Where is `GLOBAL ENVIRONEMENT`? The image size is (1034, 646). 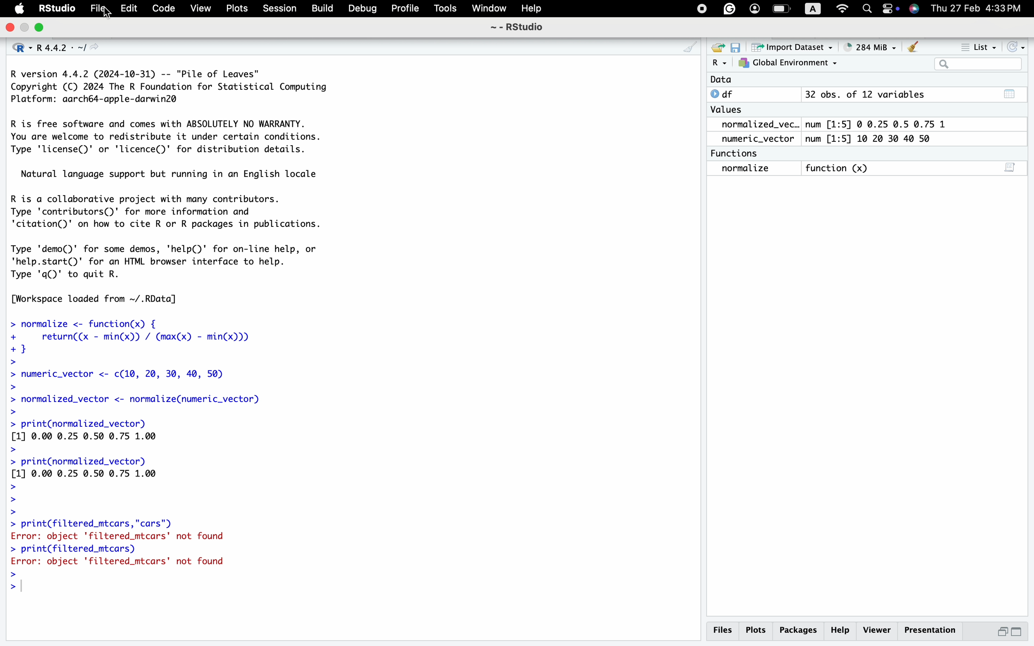 GLOBAL ENVIRONEMENT is located at coordinates (787, 65).